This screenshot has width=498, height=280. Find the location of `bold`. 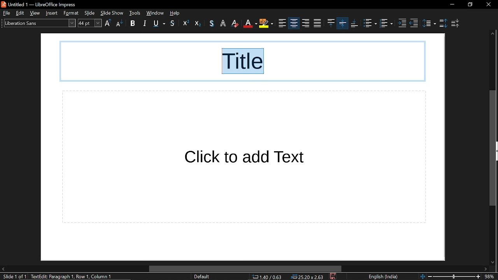

bold is located at coordinates (133, 24).